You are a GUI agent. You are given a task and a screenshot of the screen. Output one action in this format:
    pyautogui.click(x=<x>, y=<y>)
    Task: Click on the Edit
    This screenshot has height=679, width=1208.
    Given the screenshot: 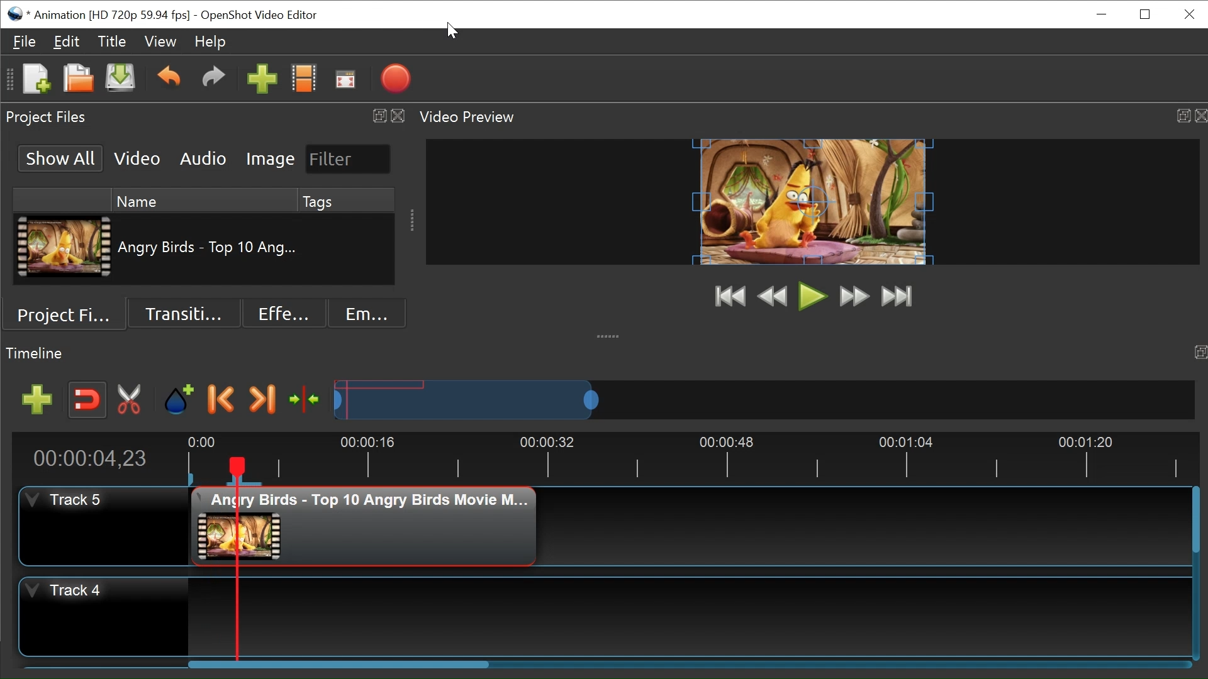 What is the action you would take?
    pyautogui.click(x=66, y=41)
    